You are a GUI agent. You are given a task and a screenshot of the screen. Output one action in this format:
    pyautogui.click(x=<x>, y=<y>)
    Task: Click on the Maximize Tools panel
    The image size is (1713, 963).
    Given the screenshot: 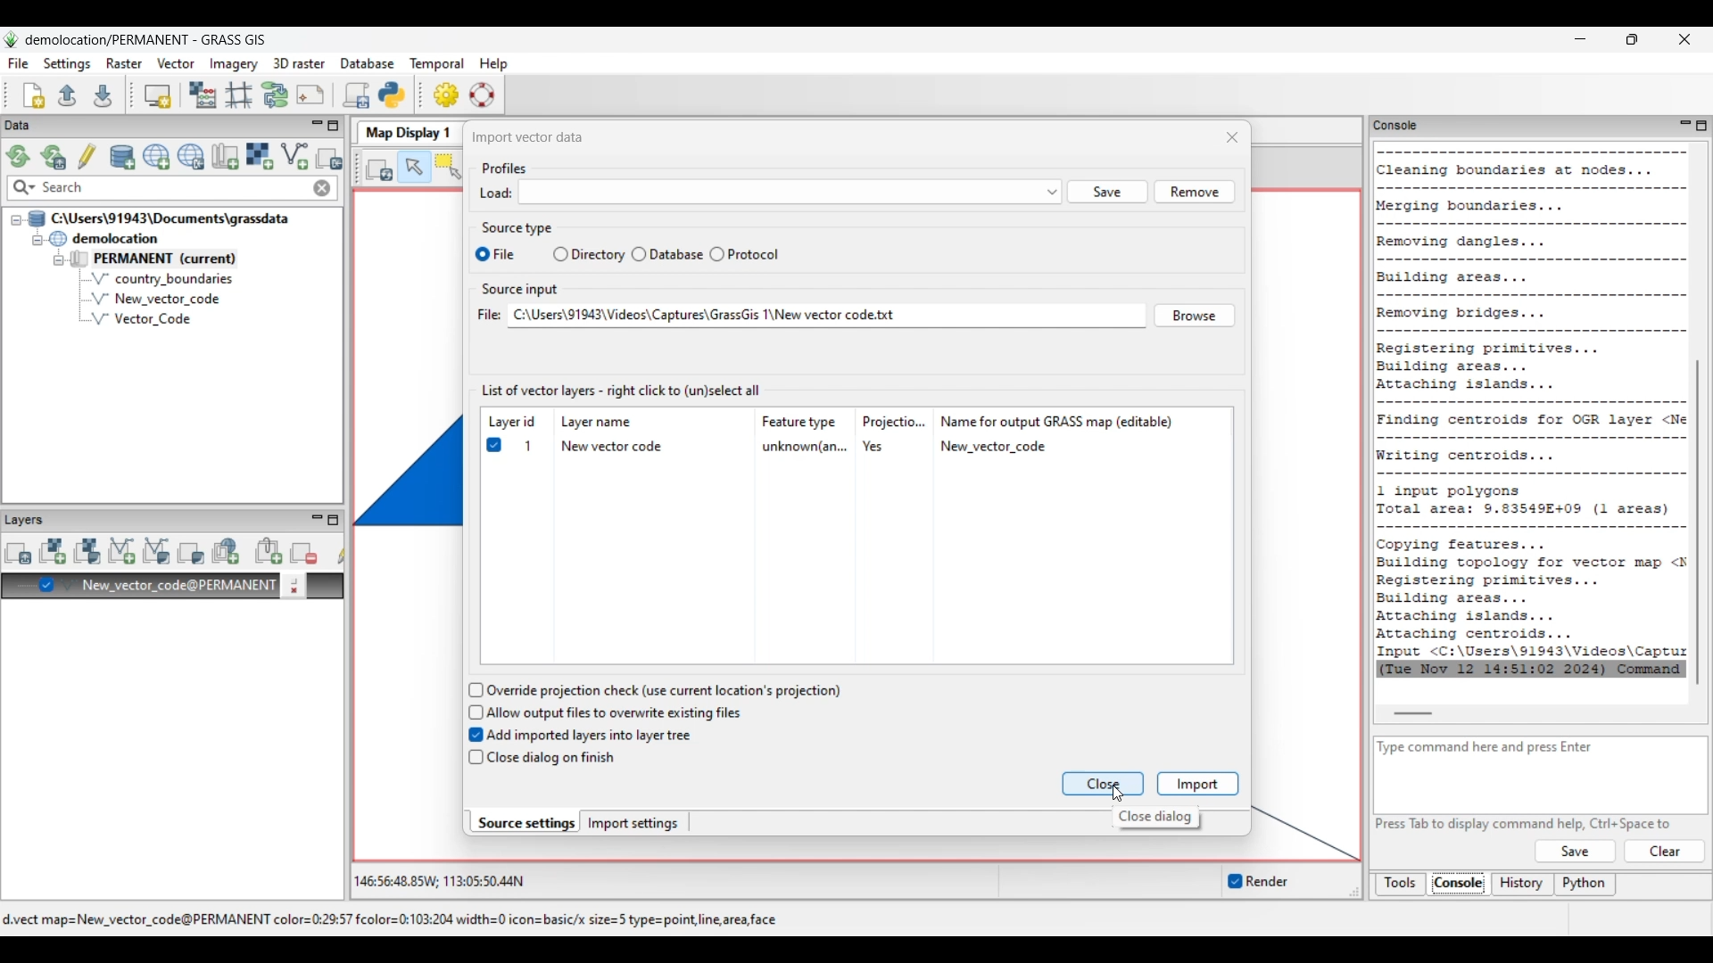 What is the action you would take?
    pyautogui.click(x=1701, y=126)
    